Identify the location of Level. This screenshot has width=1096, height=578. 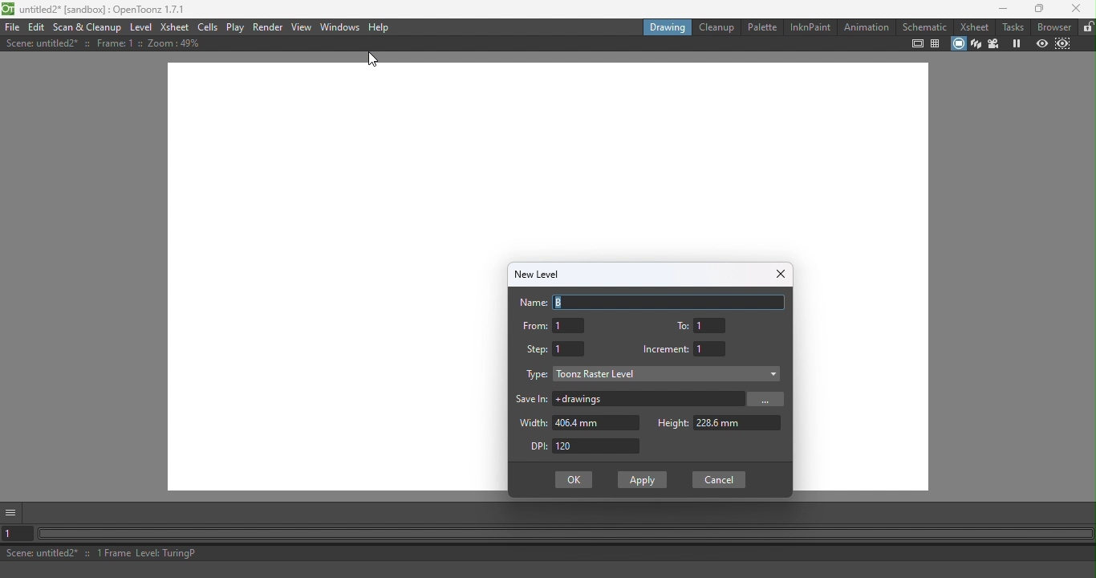
(140, 27).